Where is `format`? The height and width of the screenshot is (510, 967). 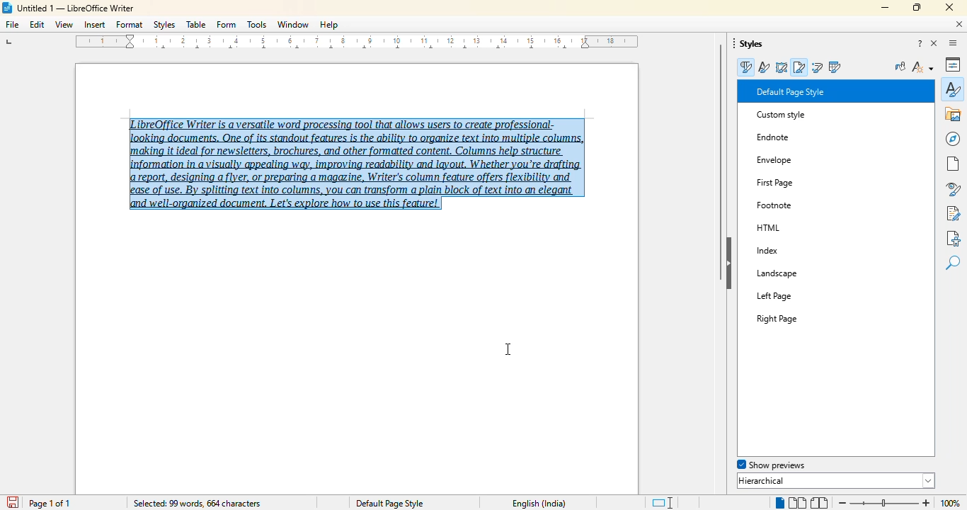 format is located at coordinates (130, 24).